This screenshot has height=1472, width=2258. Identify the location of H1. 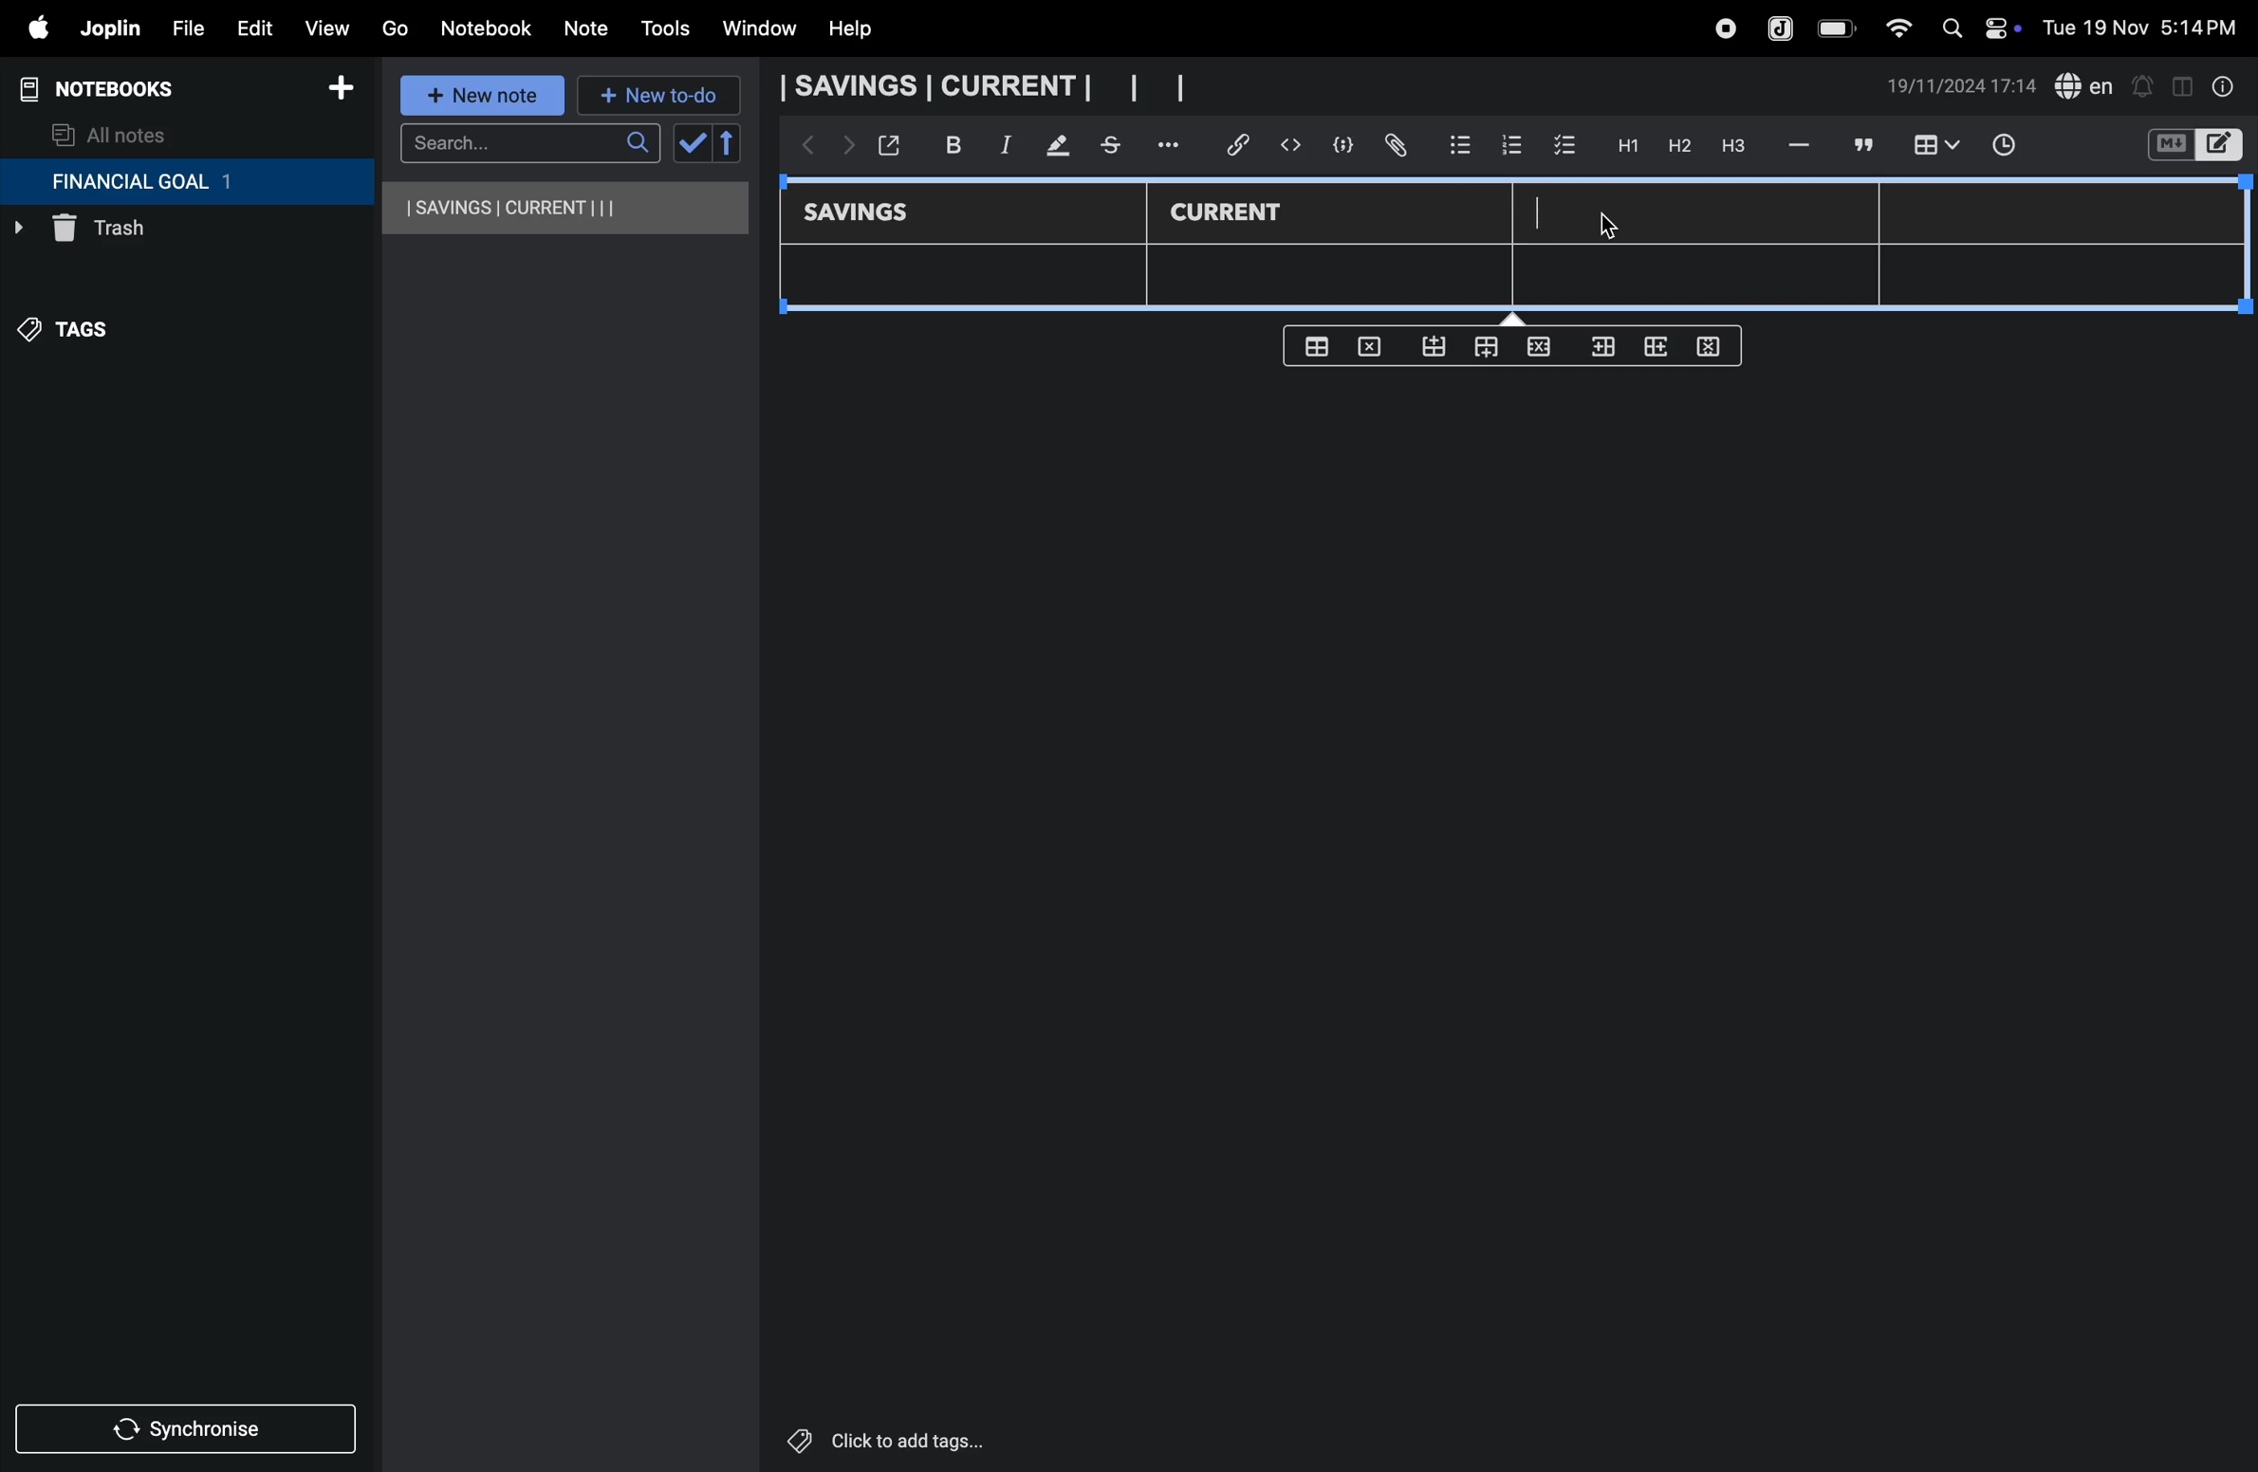
(1625, 146).